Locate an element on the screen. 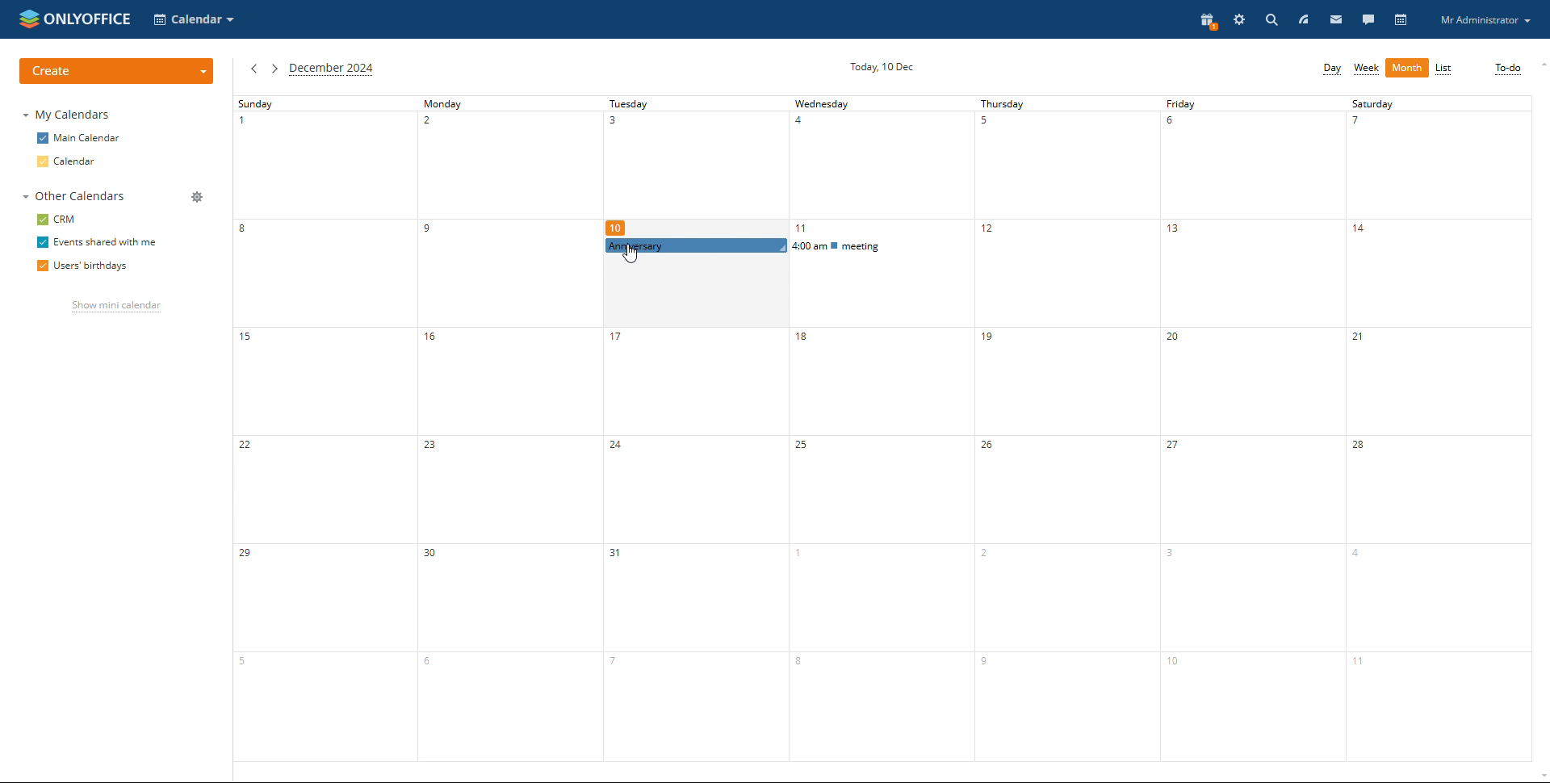 This screenshot has width=1550, height=783. create is located at coordinates (116, 72).